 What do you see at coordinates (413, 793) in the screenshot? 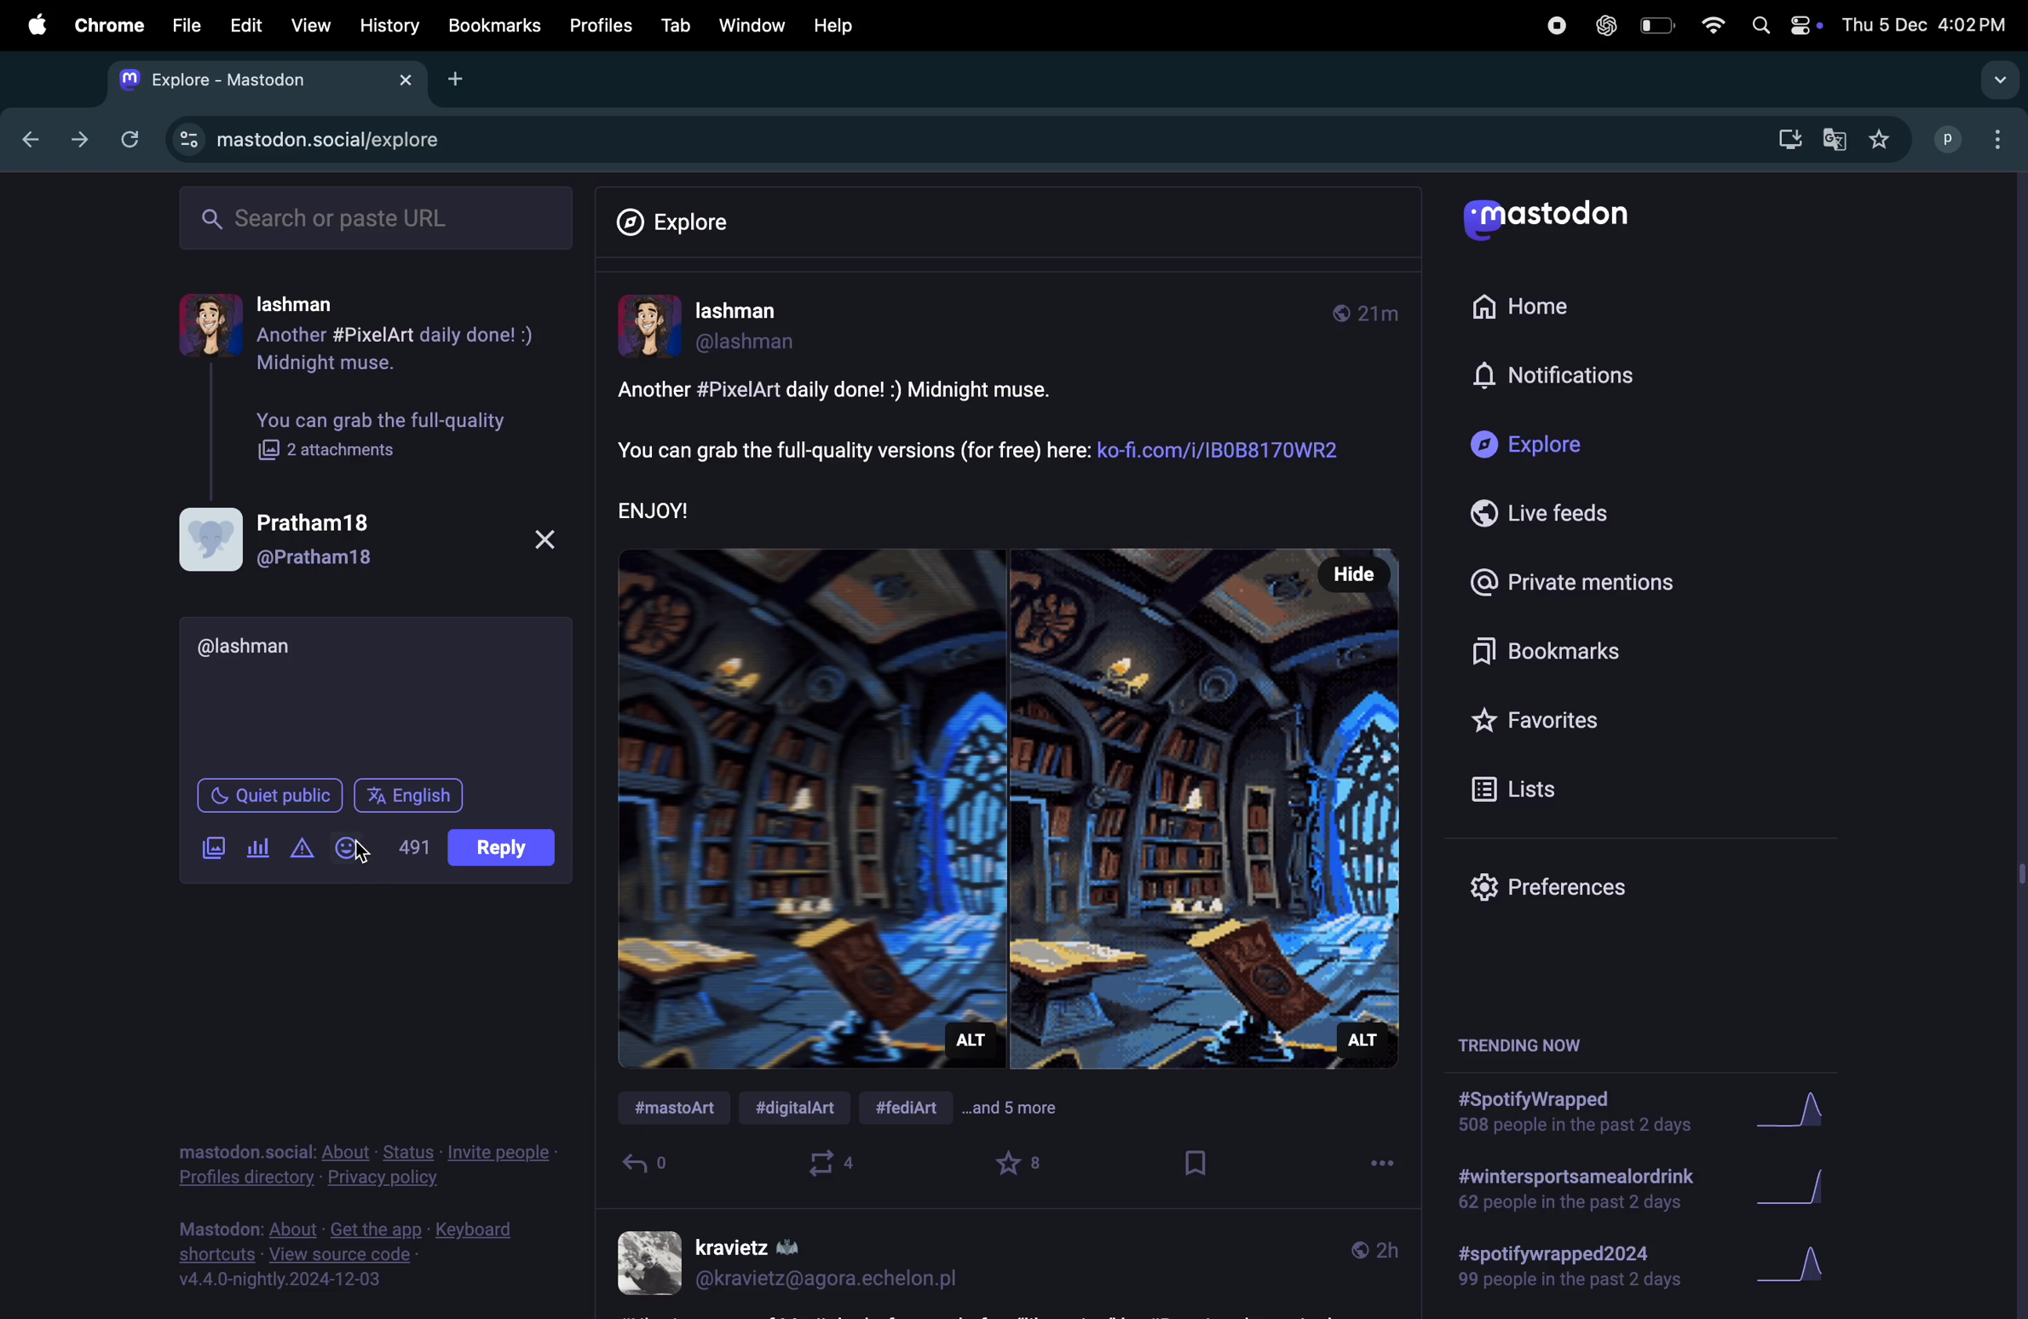
I see `english` at bounding box center [413, 793].